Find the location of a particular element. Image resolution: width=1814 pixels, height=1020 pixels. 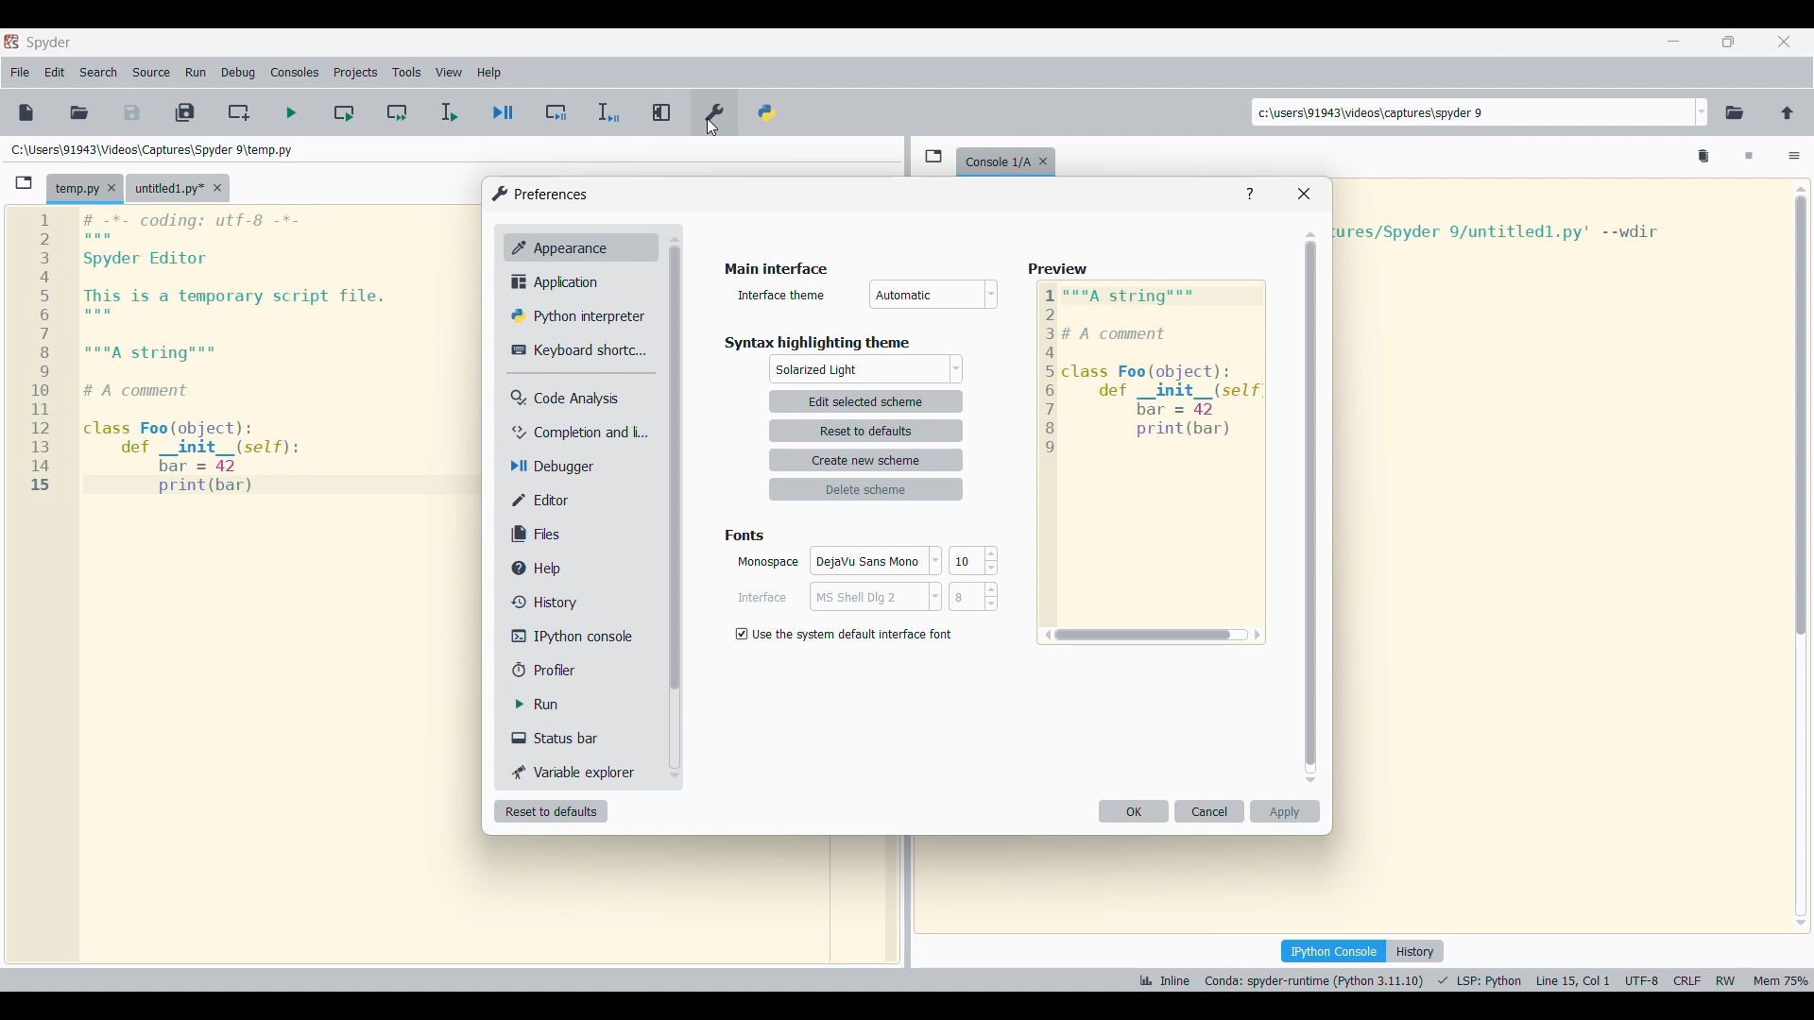

Input location is located at coordinates (1471, 112).